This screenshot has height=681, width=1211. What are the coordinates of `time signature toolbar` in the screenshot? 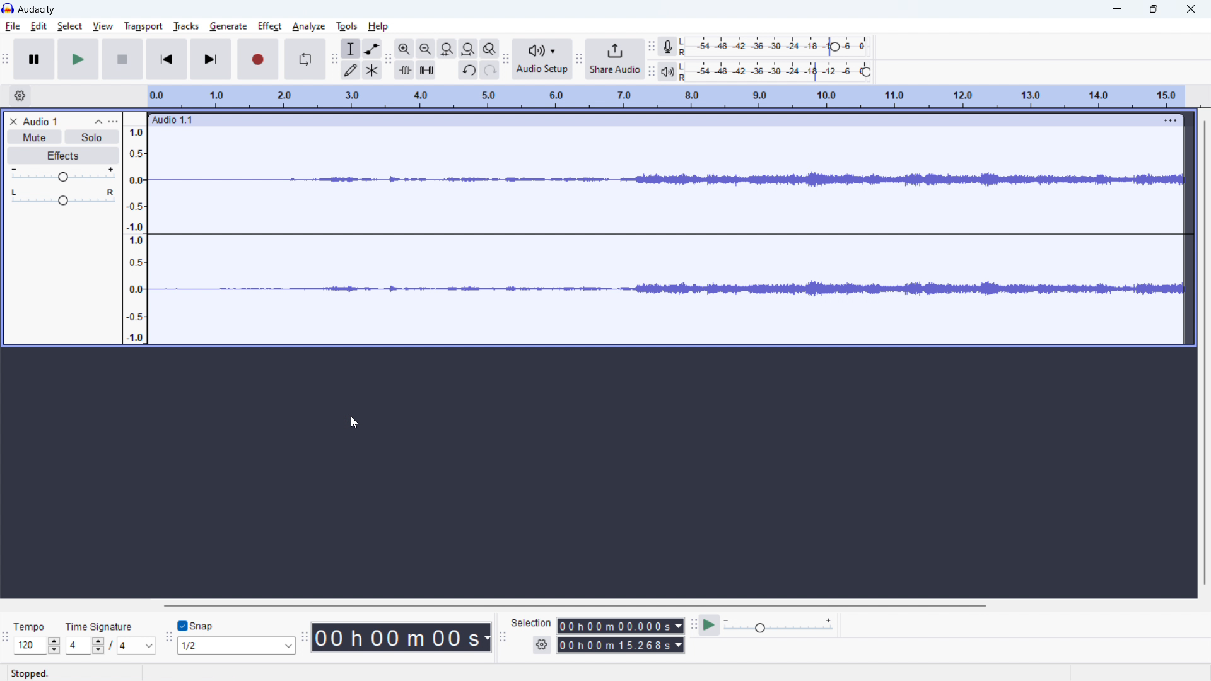 It's located at (5, 638).